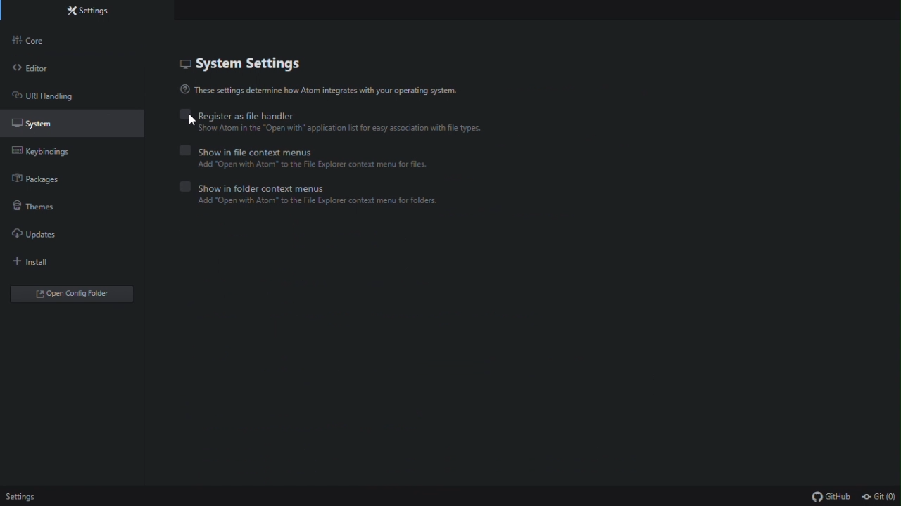 The image size is (901, 506). Describe the element at coordinates (90, 13) in the screenshot. I see `Settings` at that location.